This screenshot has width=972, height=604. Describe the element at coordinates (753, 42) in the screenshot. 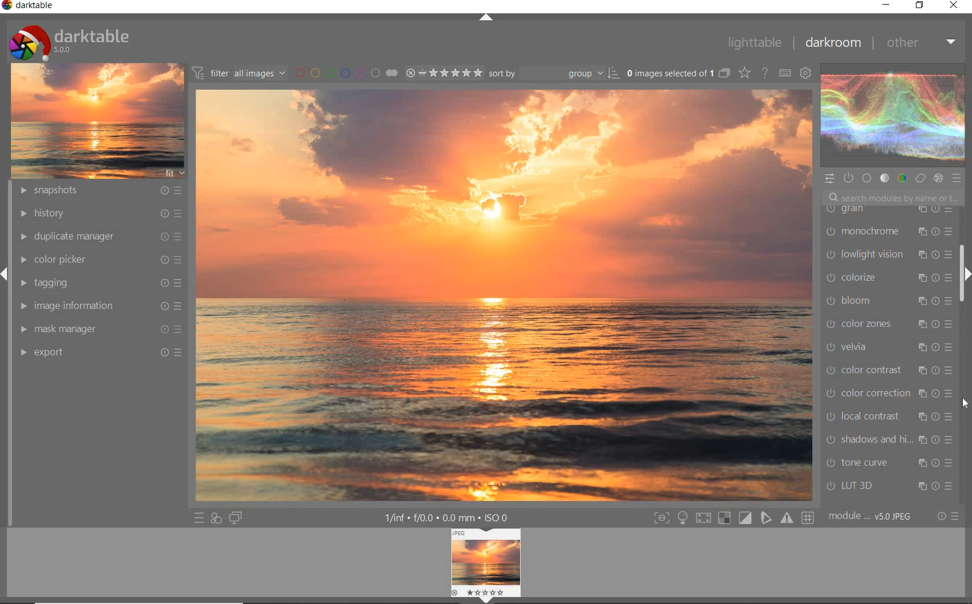

I see `lighttable` at that location.